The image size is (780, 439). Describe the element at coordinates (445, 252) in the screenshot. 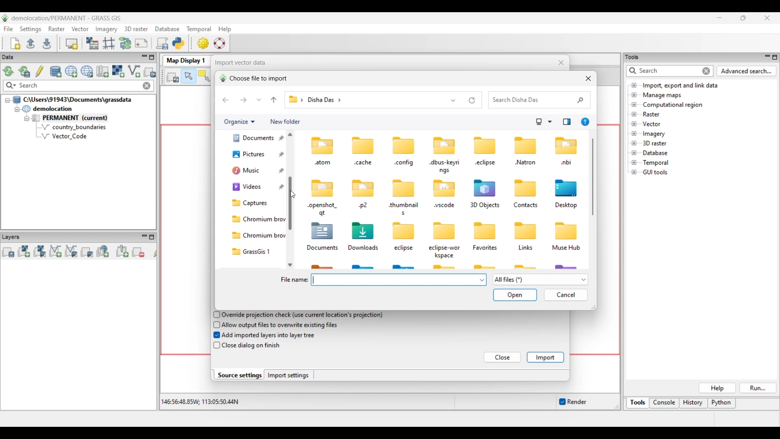

I see `eclipse-wor
kspace` at that location.